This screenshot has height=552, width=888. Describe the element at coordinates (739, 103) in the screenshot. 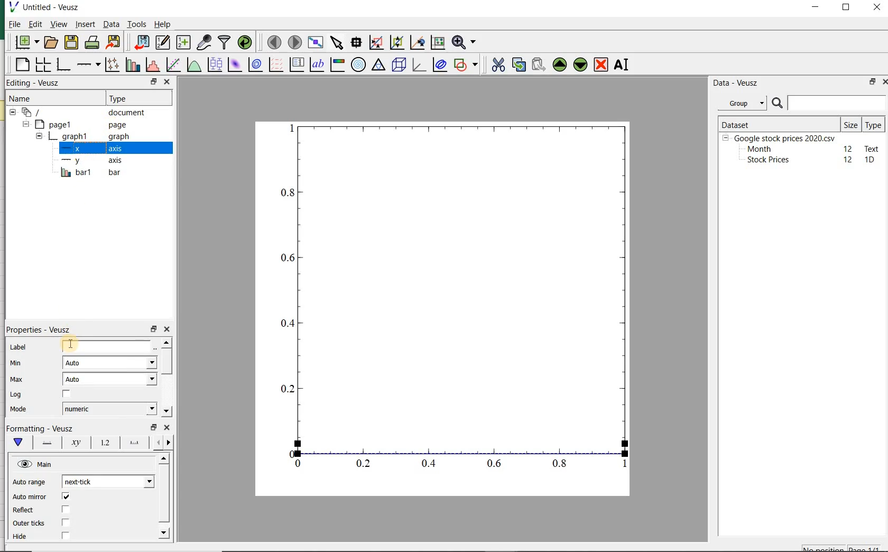

I see `Group datasets with property given` at that location.